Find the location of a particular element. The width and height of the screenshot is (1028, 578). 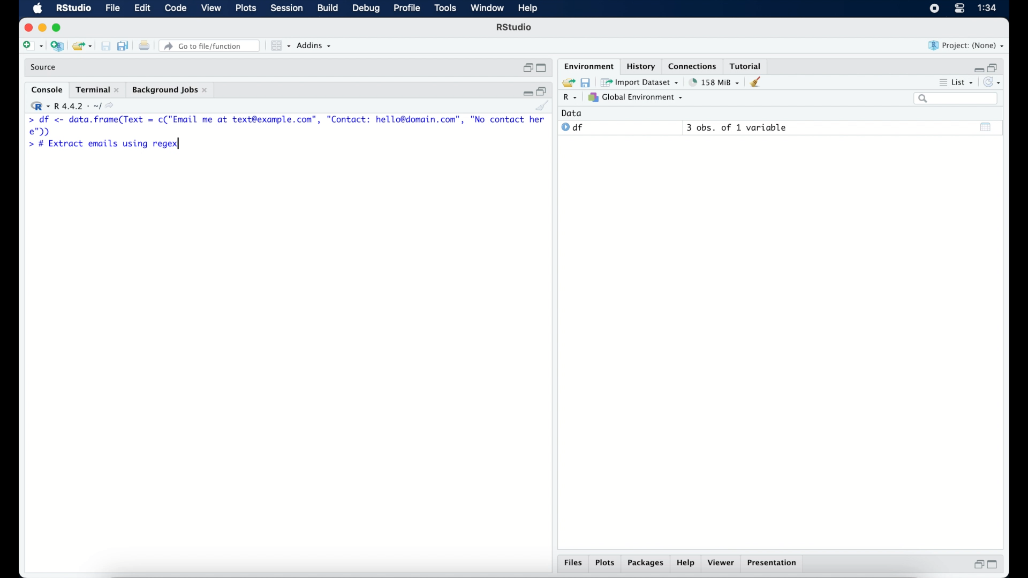

df is located at coordinates (573, 127).